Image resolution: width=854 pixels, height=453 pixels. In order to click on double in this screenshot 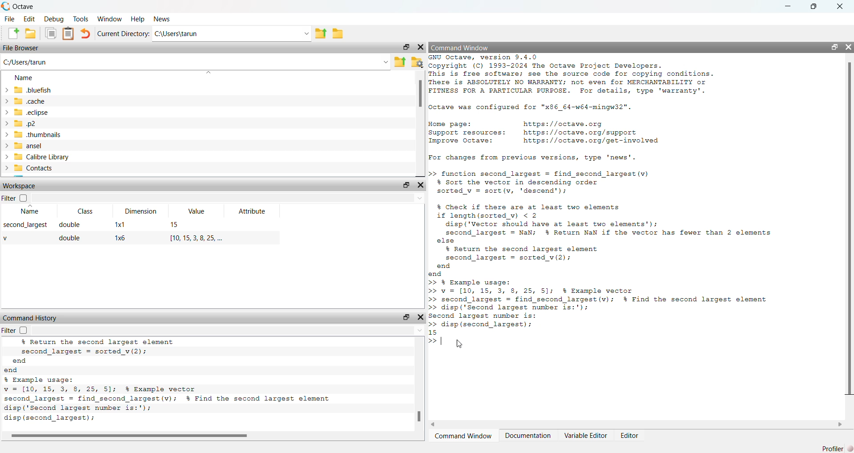, I will do `click(71, 238)`.